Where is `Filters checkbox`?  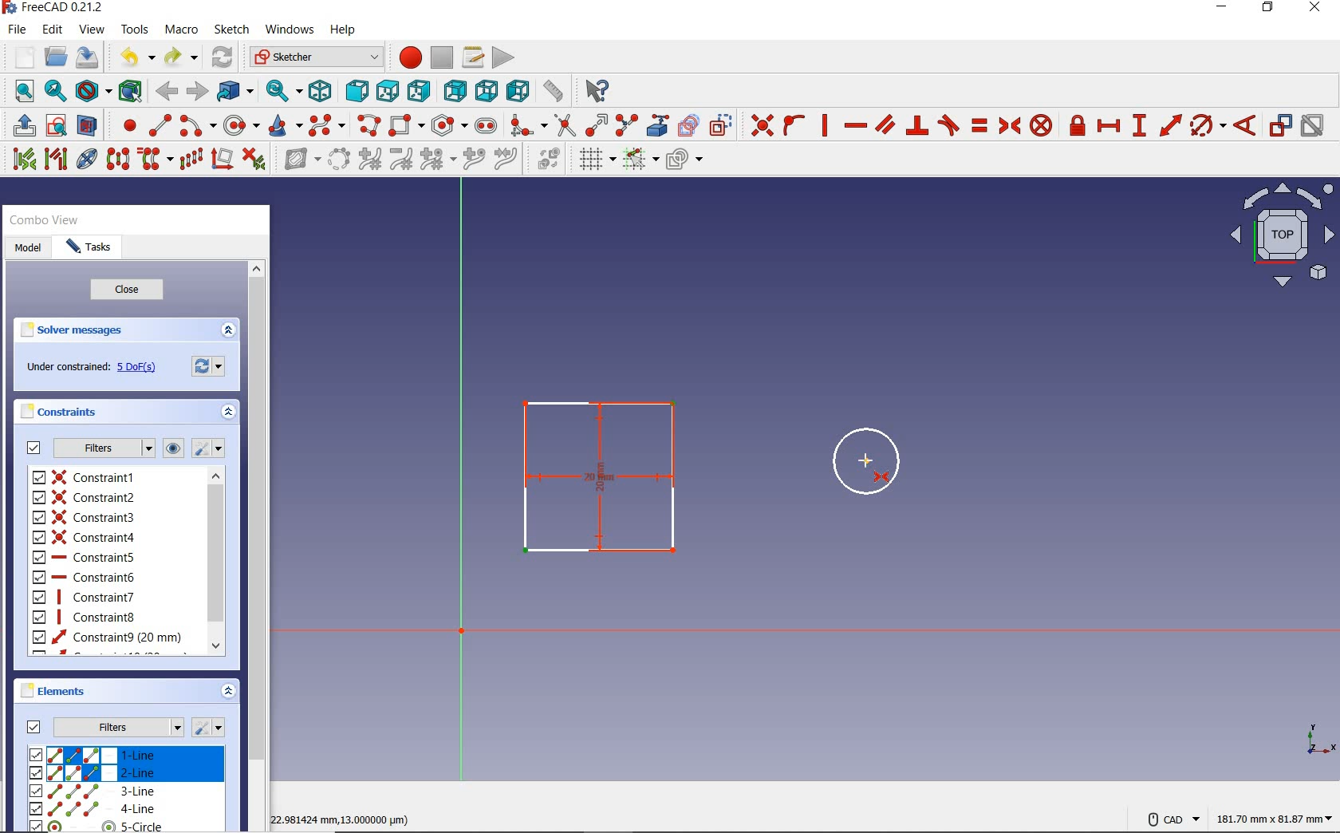 Filters checkbox is located at coordinates (33, 727).